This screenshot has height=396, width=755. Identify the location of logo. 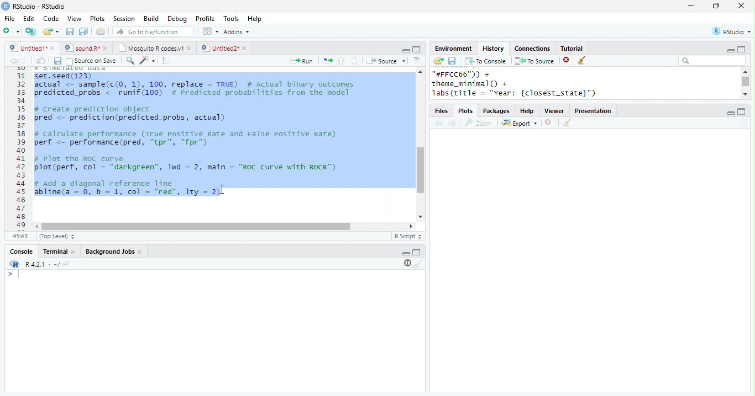
(6, 6).